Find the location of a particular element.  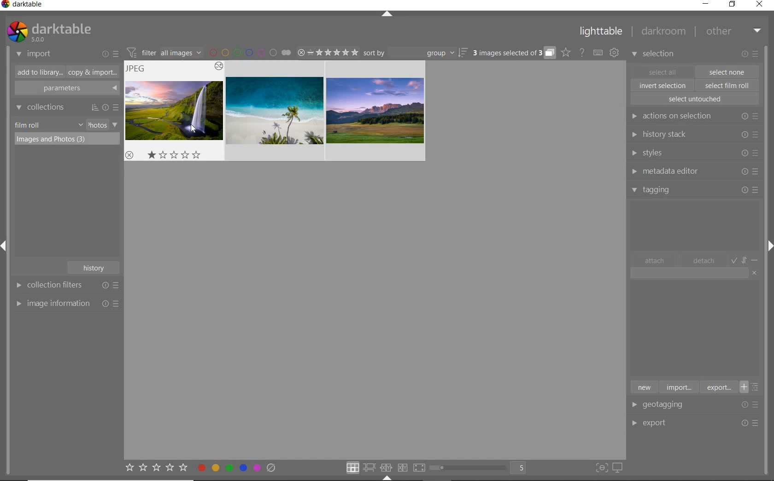

import is located at coordinates (678, 387).